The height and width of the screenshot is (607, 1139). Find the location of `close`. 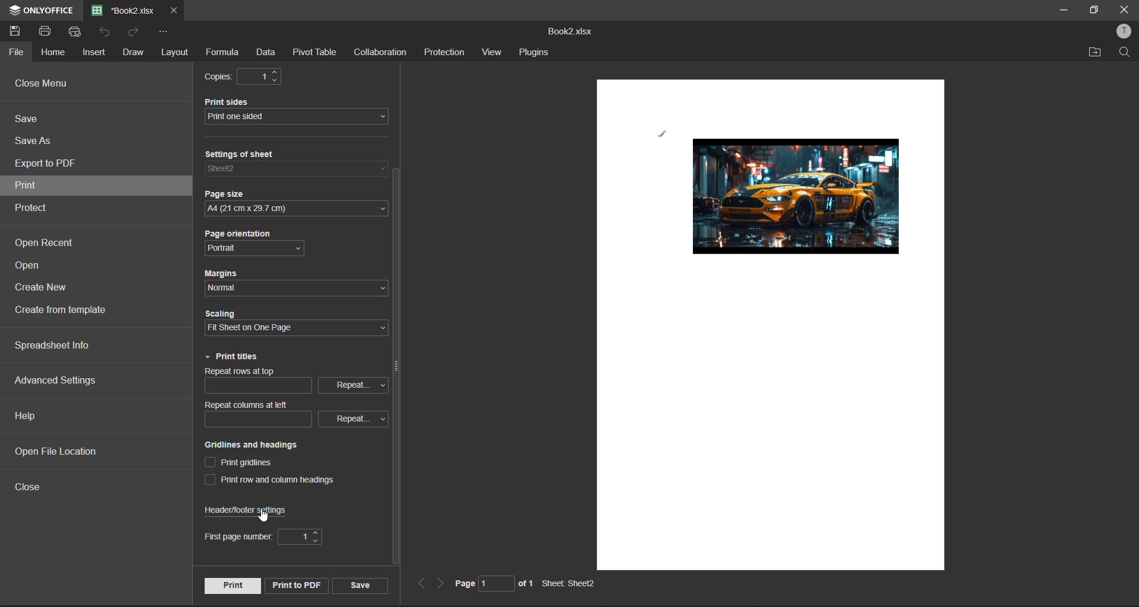

close is located at coordinates (1125, 9).